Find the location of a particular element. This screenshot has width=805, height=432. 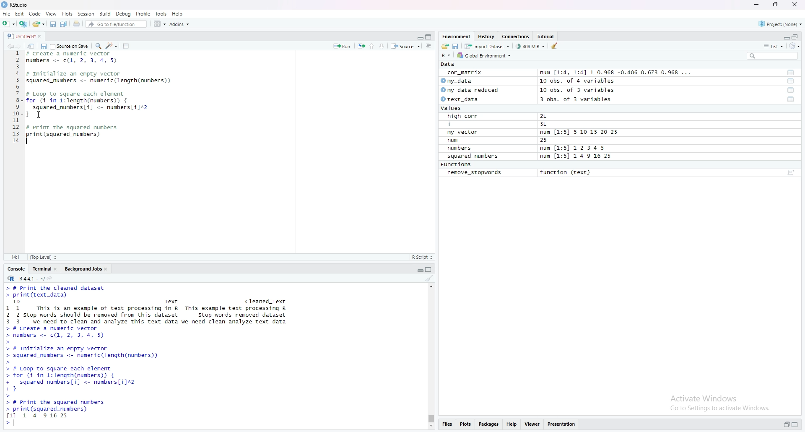

# Create a numeric vectornumbers <- c(1, 2, 3, 4, 5)# Initialize an empty vectorsquared_numbers <- numeric(length(numbers))# Loop to square each elementfor (i in 1:length(nunbers)) {squared_numbers [1] <- numbers[i]12TI# print the squared numbers print(squared_numbers) is located at coordinates (101, 99).